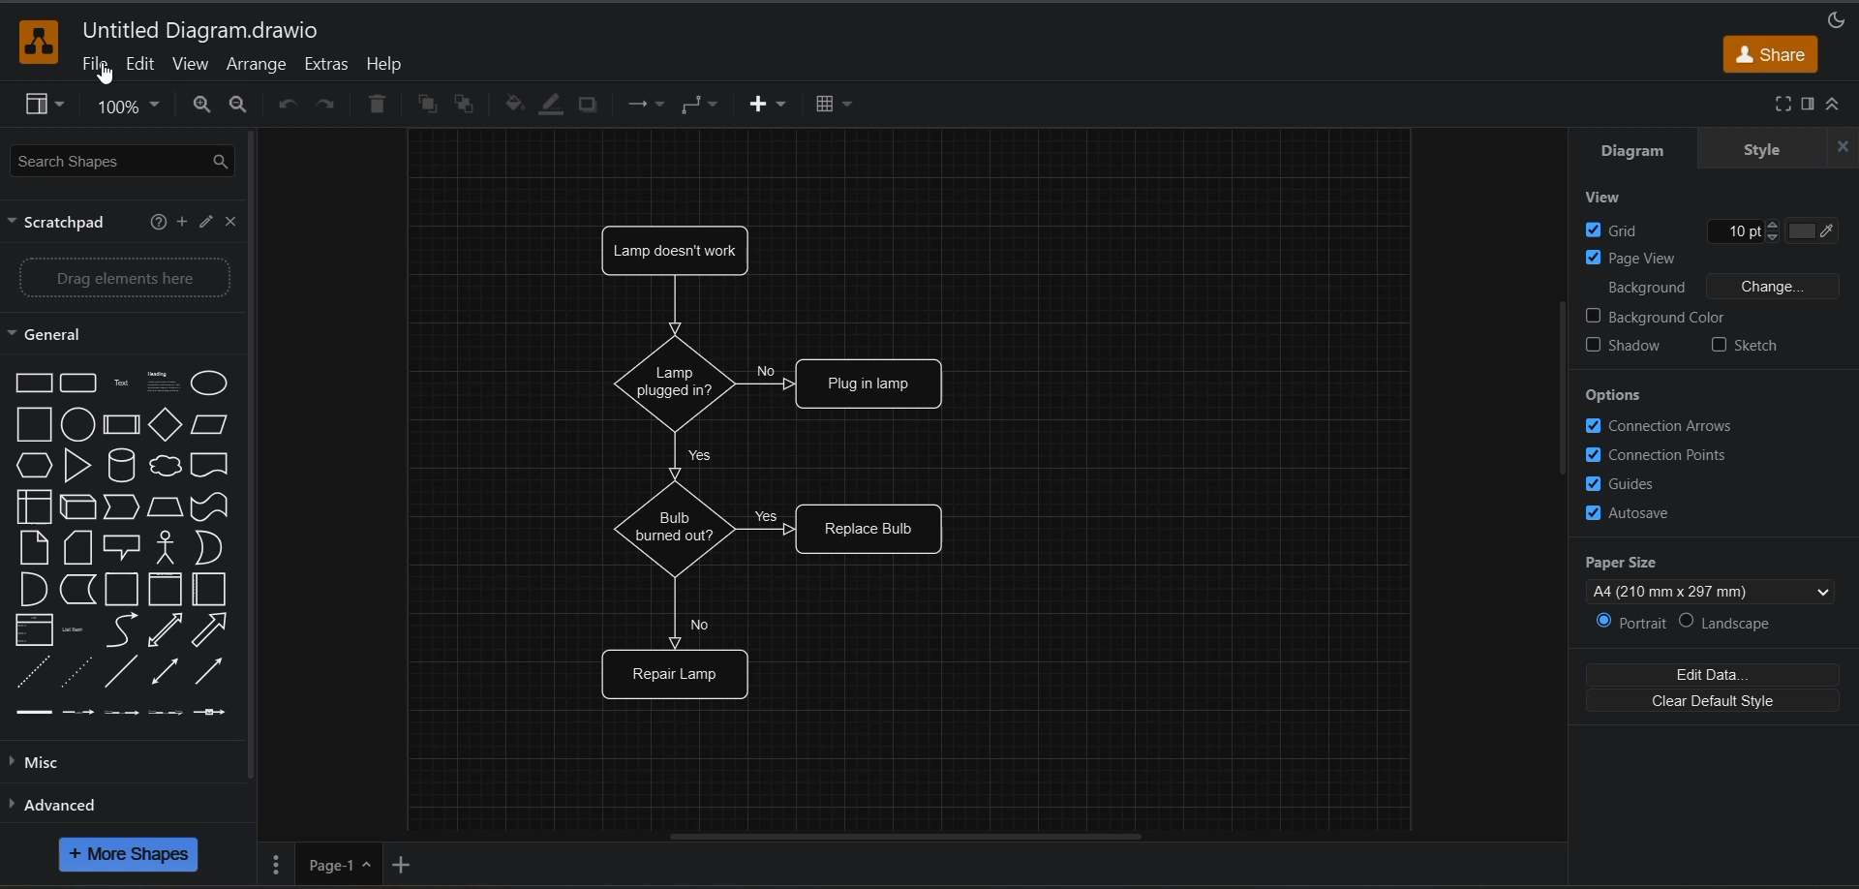 The width and height of the screenshot is (1859, 889). I want to click on page options, so click(274, 863).